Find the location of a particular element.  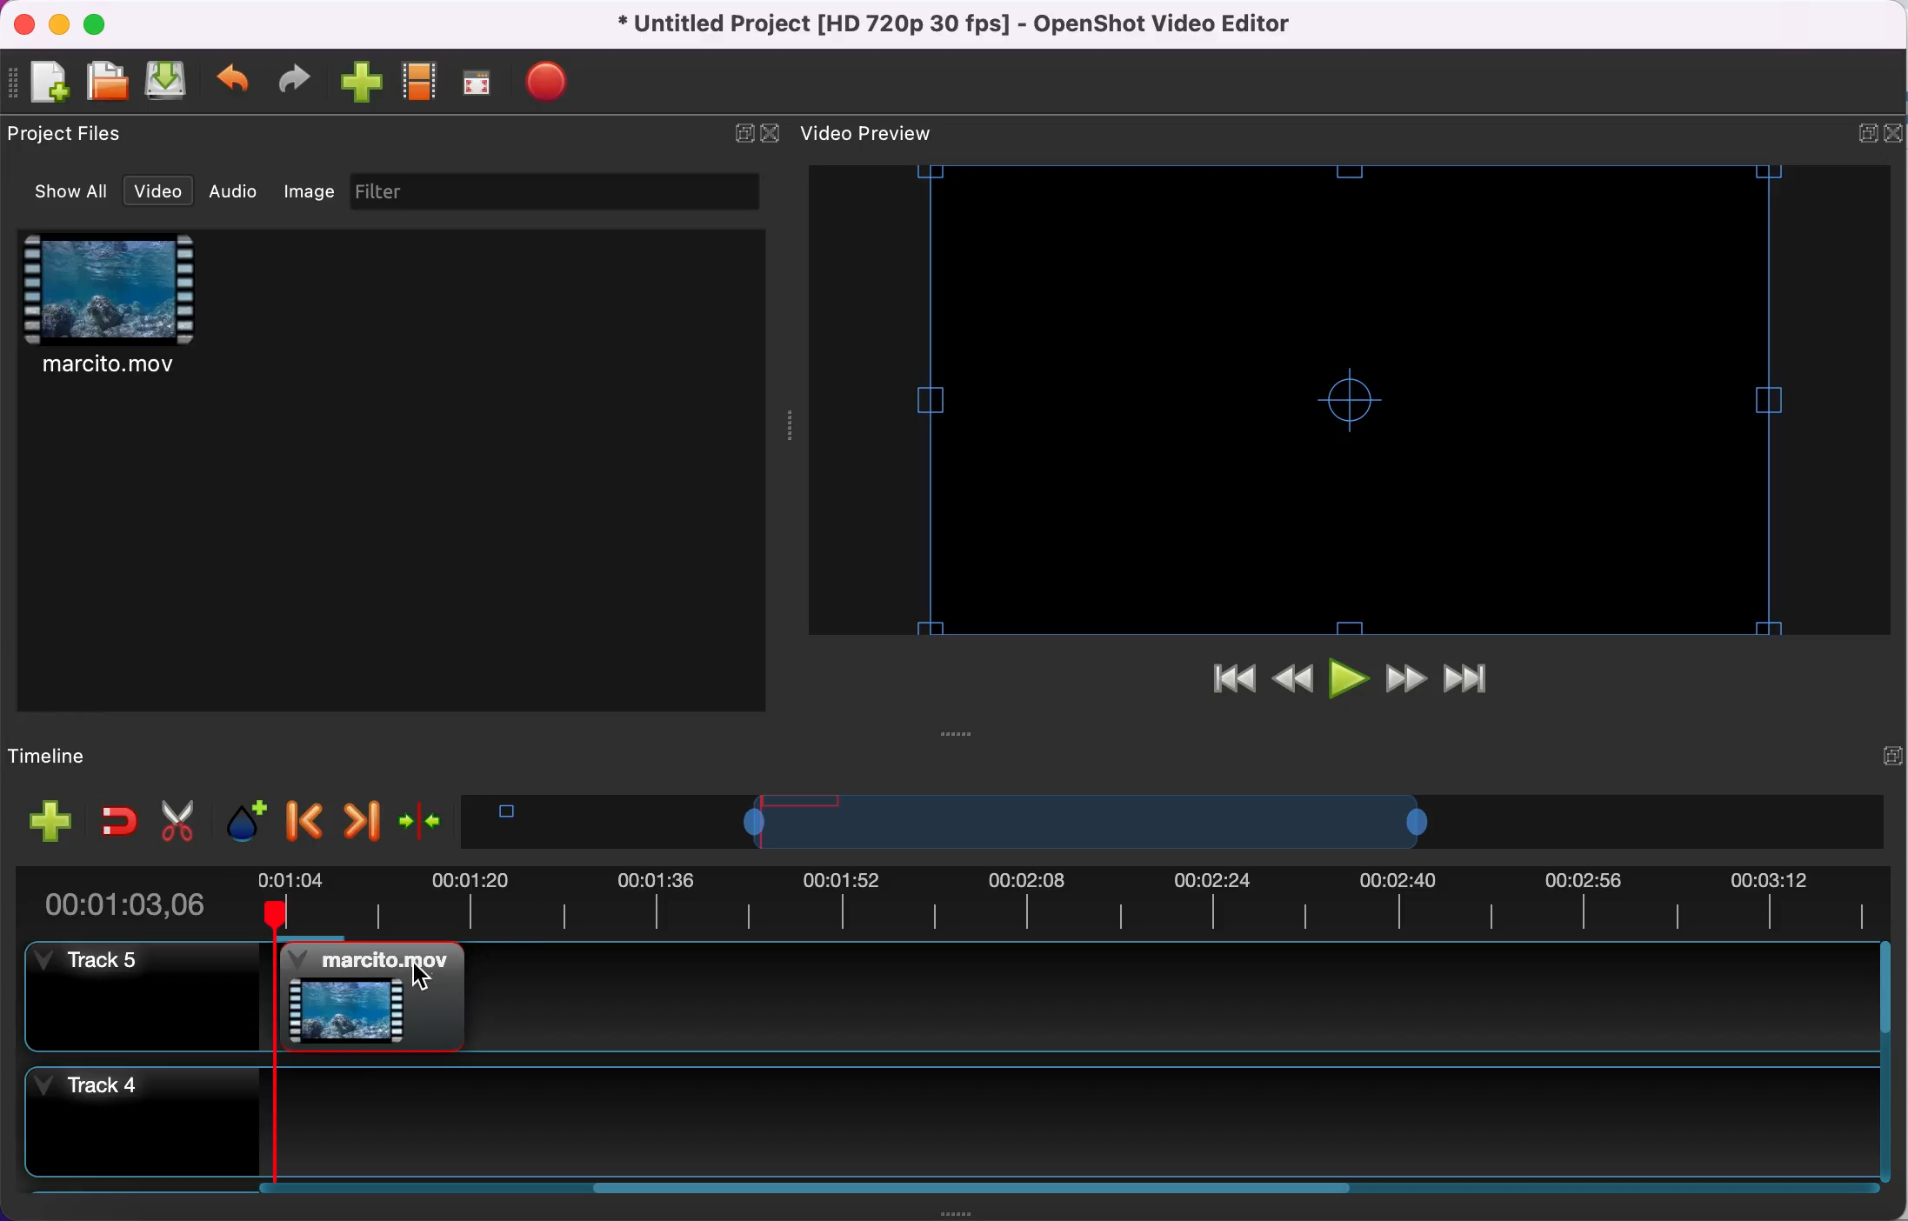

cut is located at coordinates (171, 822).